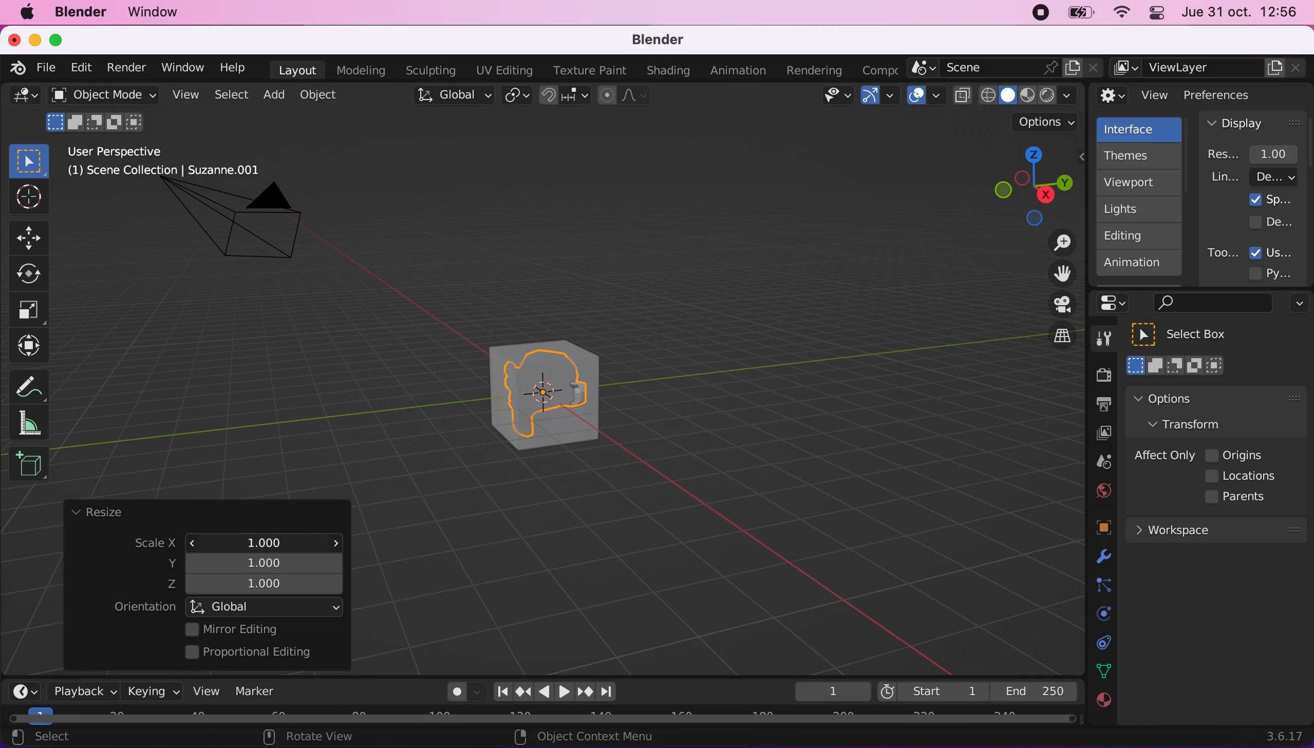  I want to click on options, so click(1297, 305).